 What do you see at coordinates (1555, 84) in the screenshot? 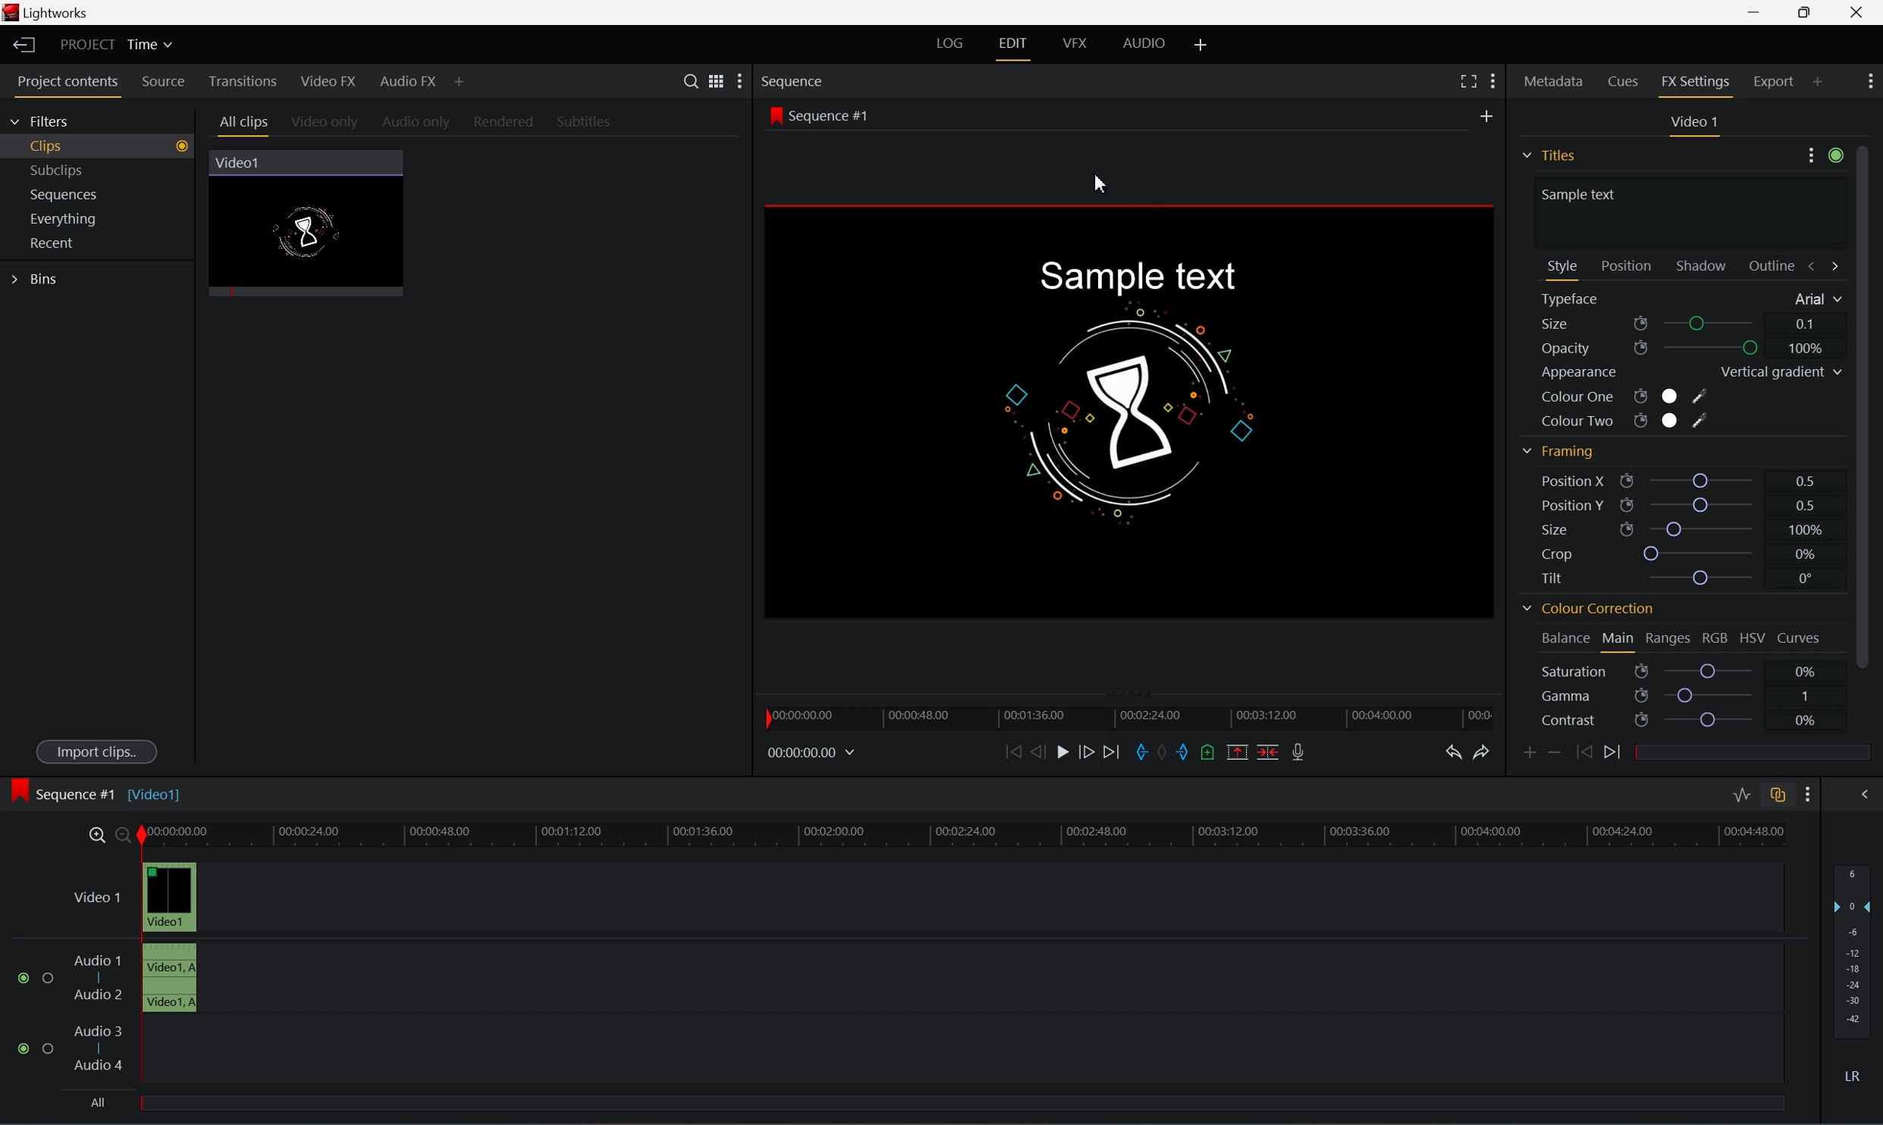
I see `metadata` at bounding box center [1555, 84].